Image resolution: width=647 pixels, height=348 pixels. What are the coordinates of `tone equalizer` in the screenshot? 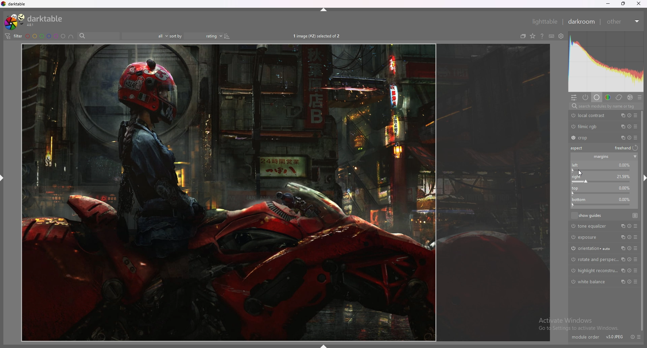 It's located at (591, 226).